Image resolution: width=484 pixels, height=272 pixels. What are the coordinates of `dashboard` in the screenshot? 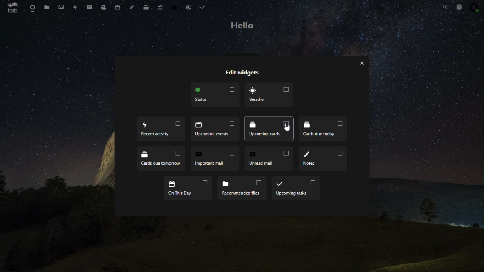 It's located at (31, 7).